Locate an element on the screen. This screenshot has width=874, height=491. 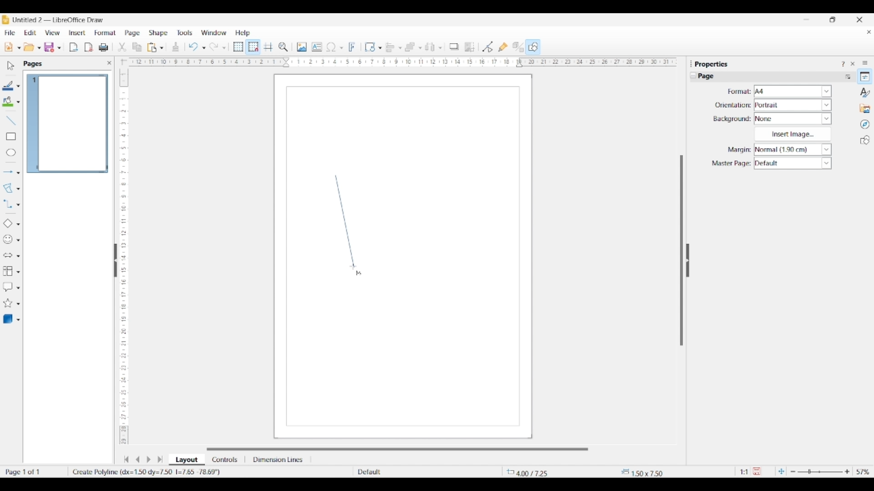
Arrange objects options is located at coordinates (420, 48).